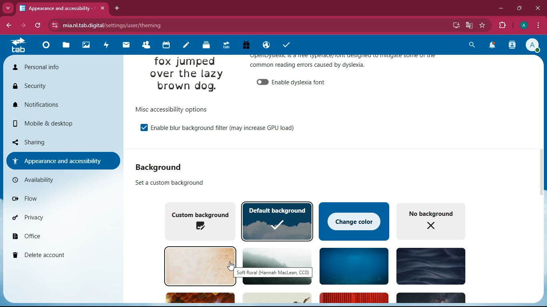  I want to click on , so click(199, 297).